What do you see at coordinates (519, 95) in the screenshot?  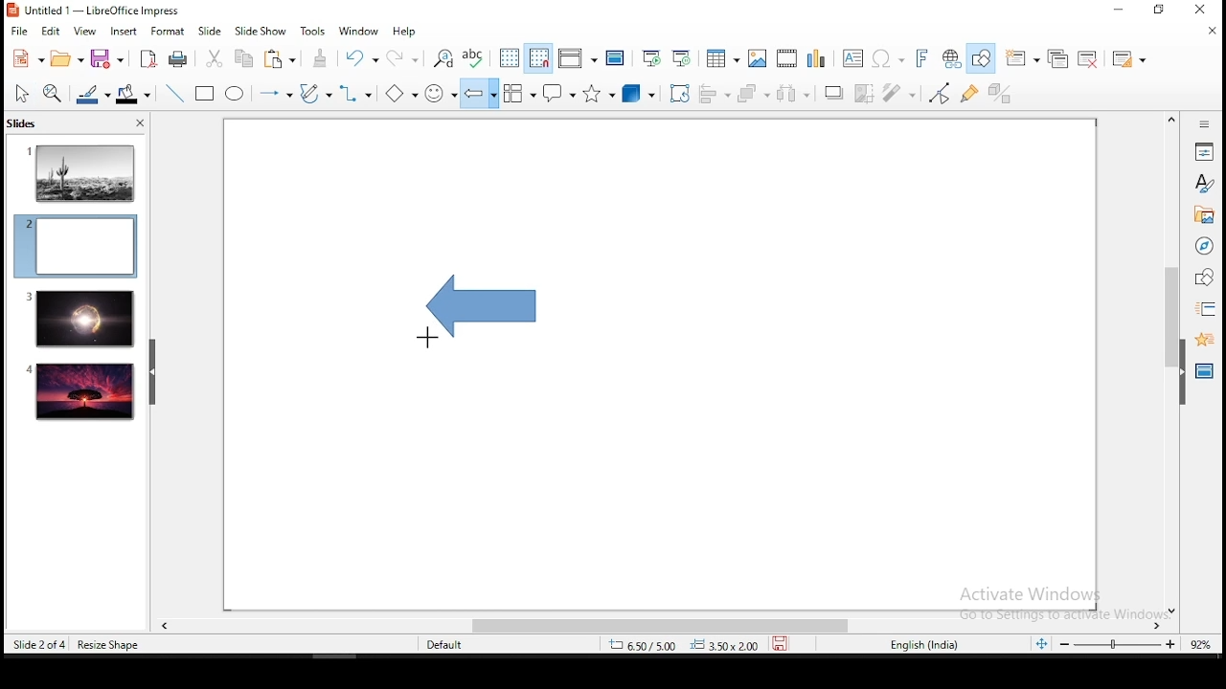 I see `flowchart` at bounding box center [519, 95].